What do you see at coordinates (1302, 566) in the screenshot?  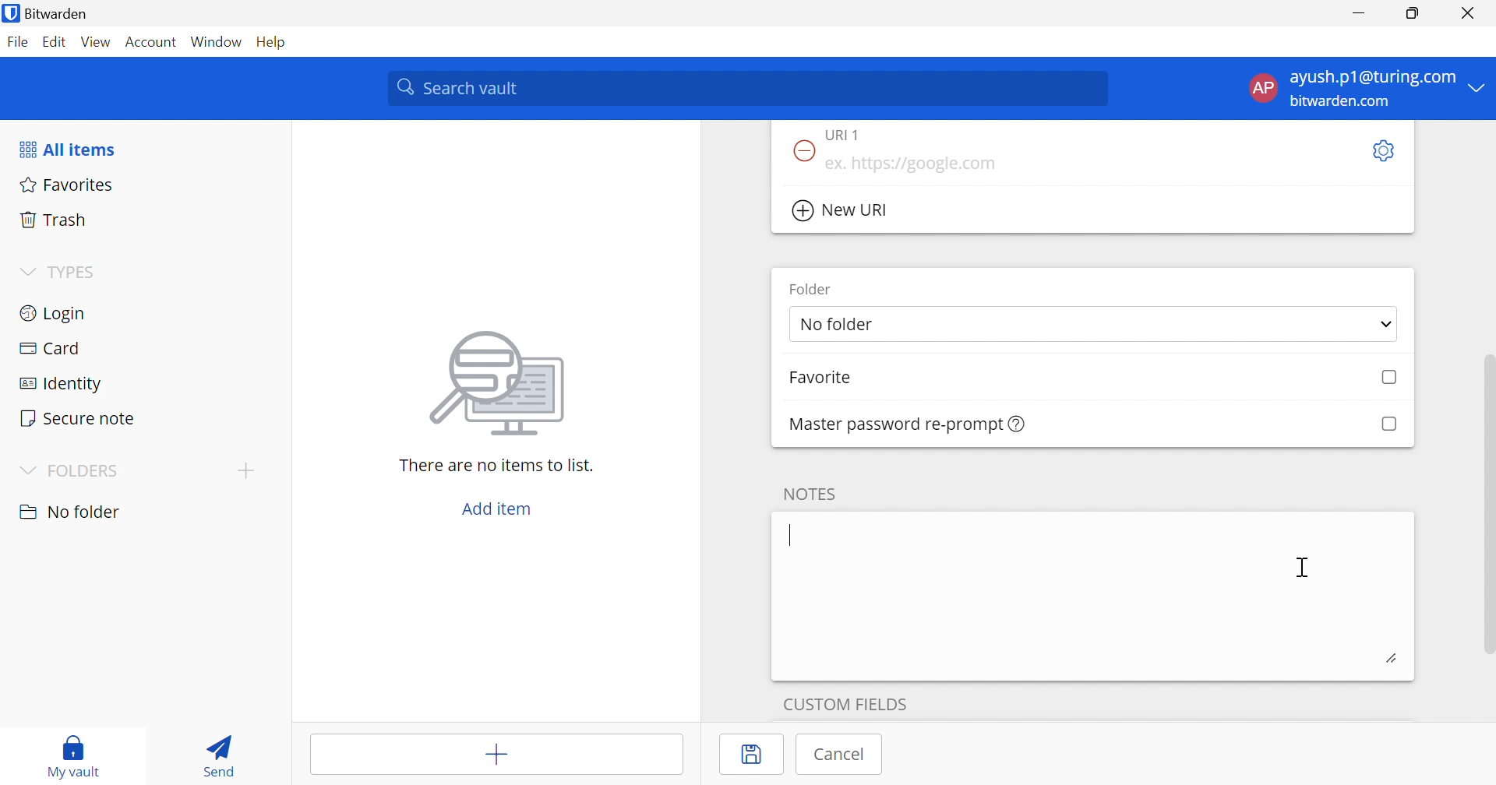 I see `` at bounding box center [1302, 566].